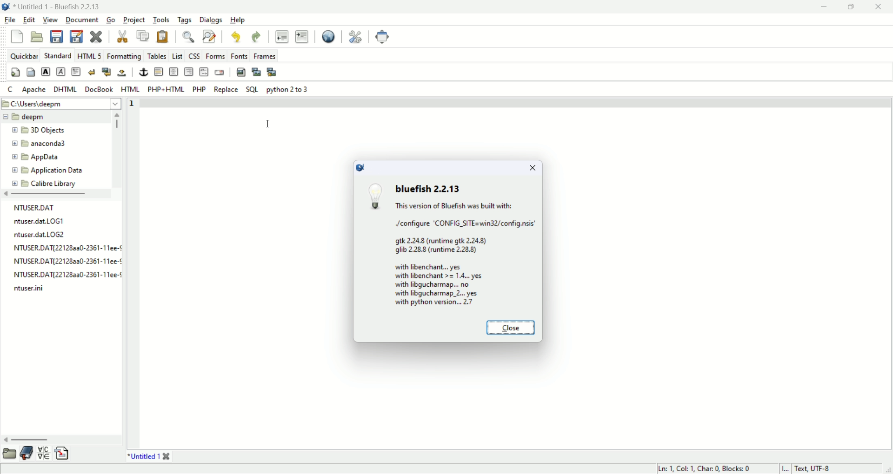 Image resolution: width=893 pixels, height=474 pixels. Describe the element at coordinates (38, 144) in the screenshot. I see `folder name` at that location.